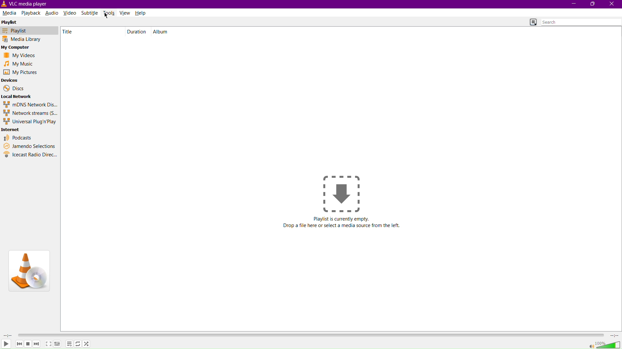  I want to click on Volume, so click(600, 344).